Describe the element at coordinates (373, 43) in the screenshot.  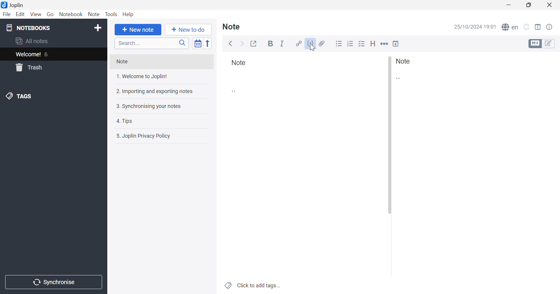
I see `Heading` at that location.